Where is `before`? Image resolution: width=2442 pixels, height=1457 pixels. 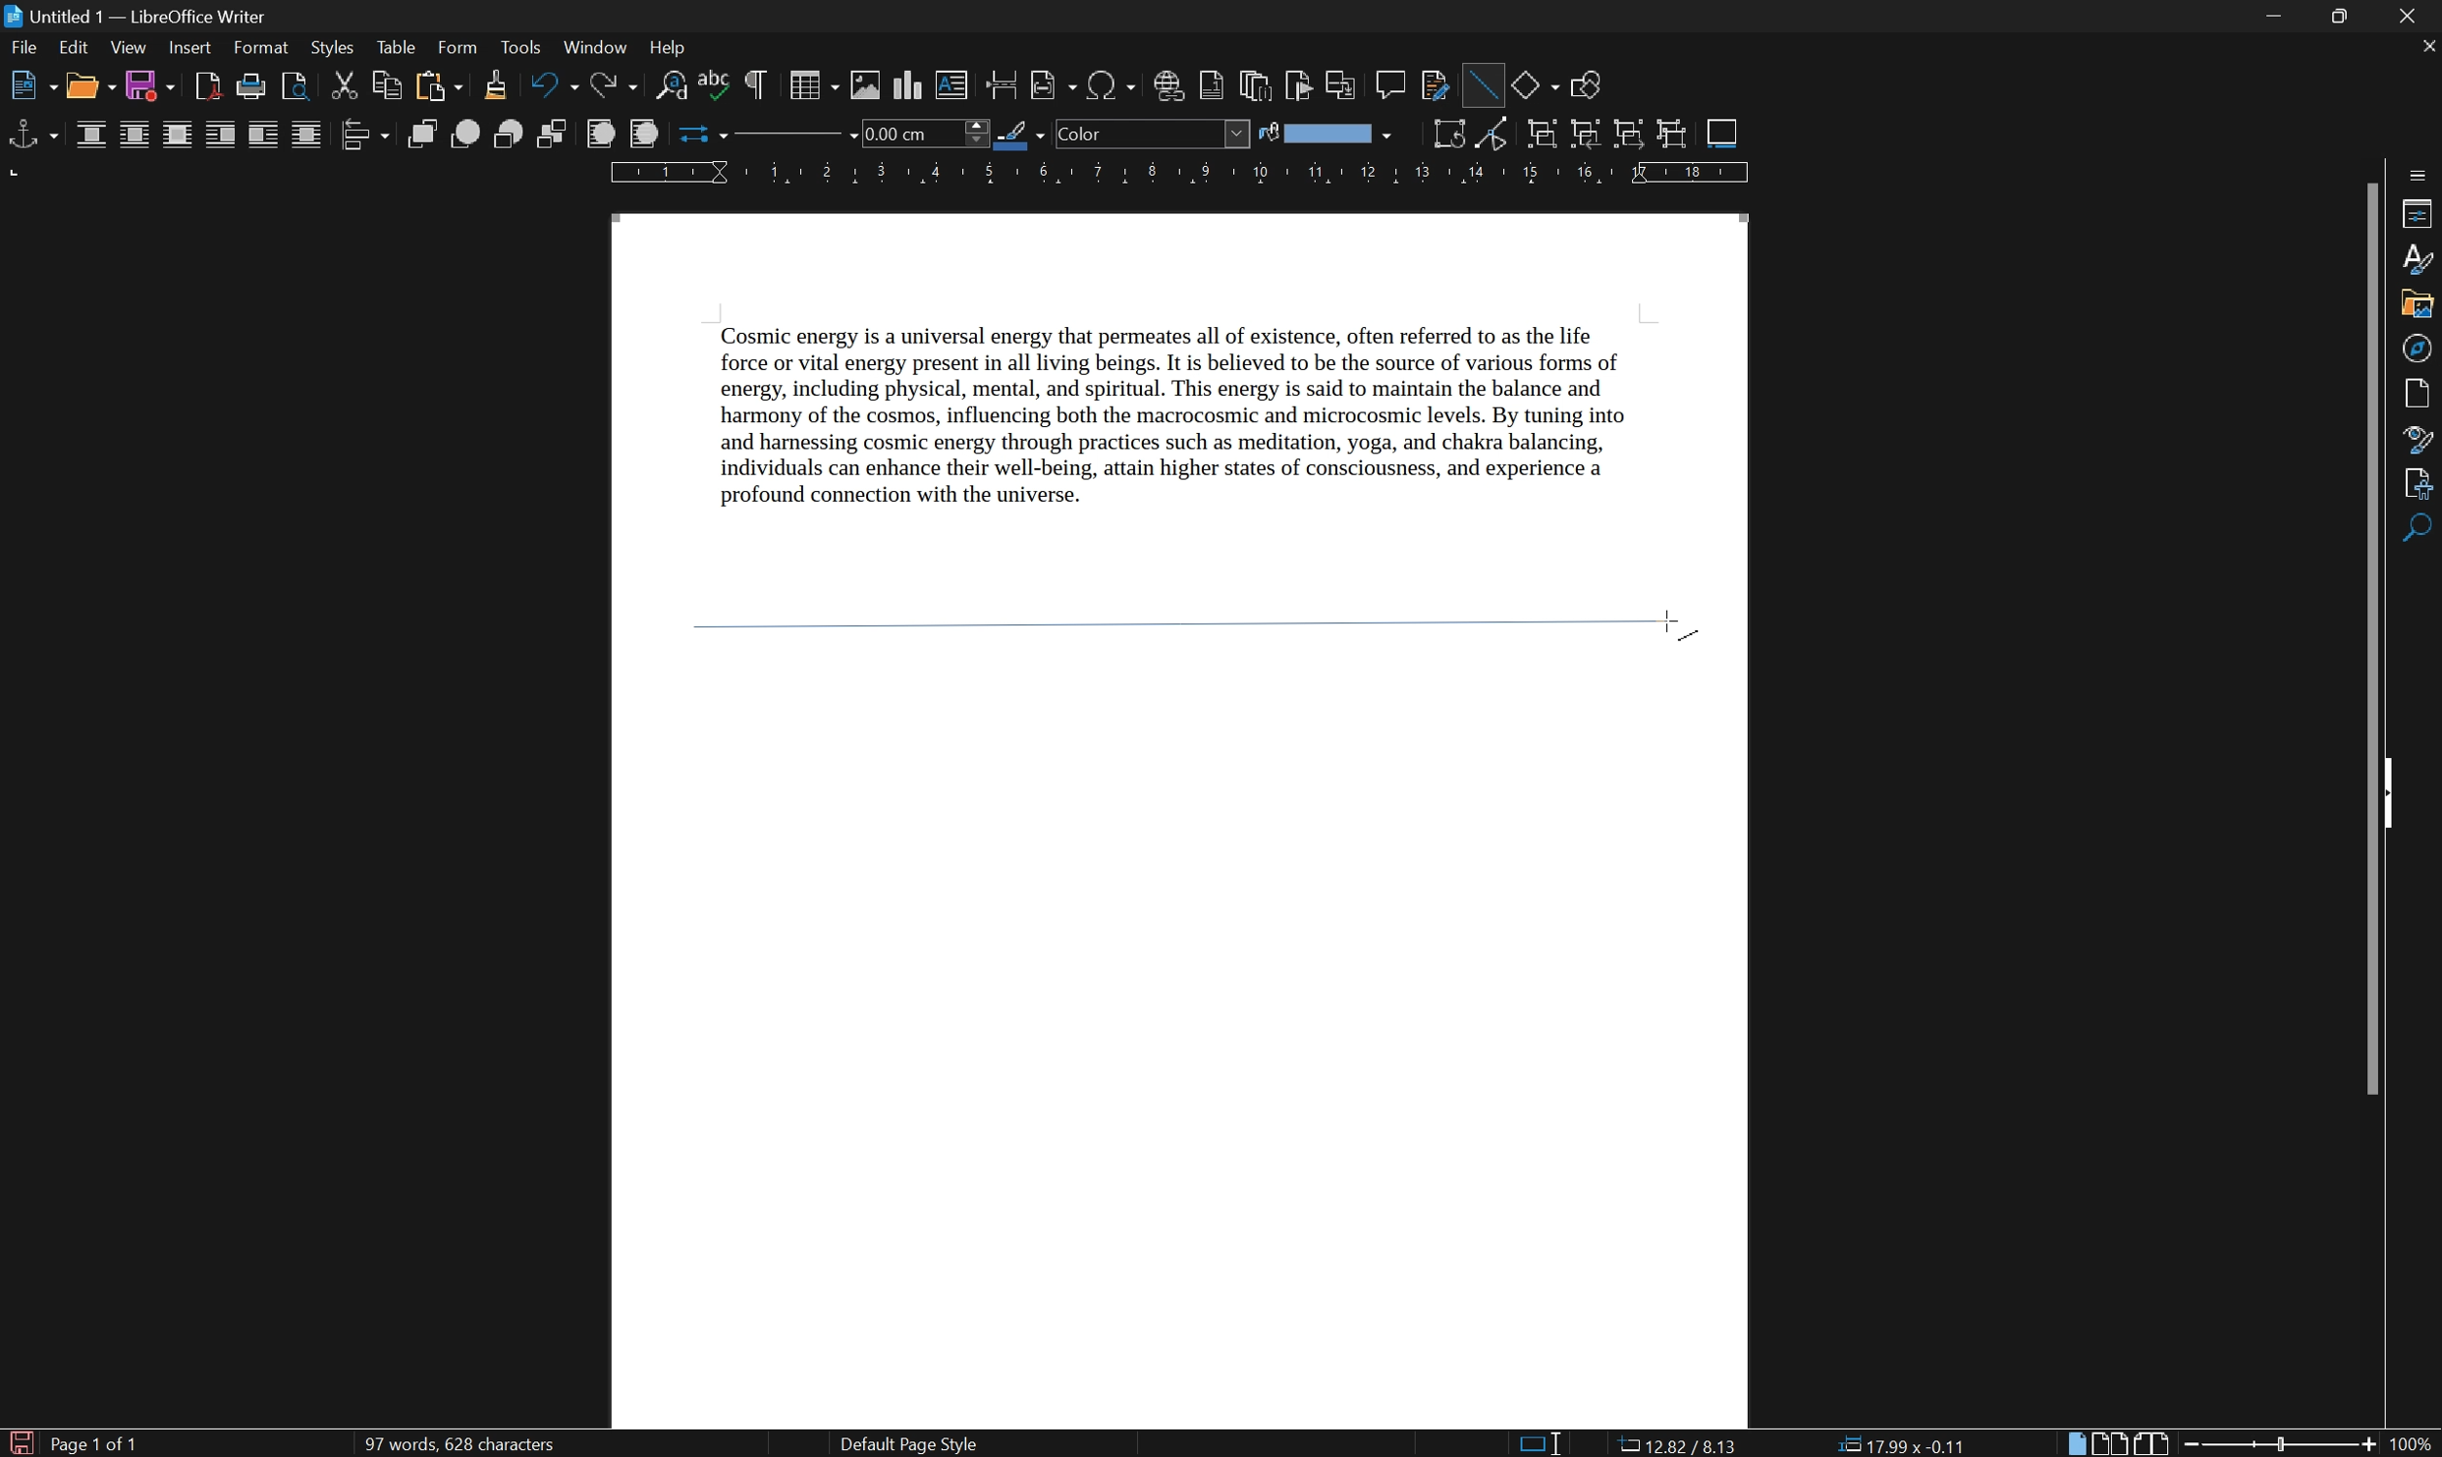 before is located at coordinates (220, 136).